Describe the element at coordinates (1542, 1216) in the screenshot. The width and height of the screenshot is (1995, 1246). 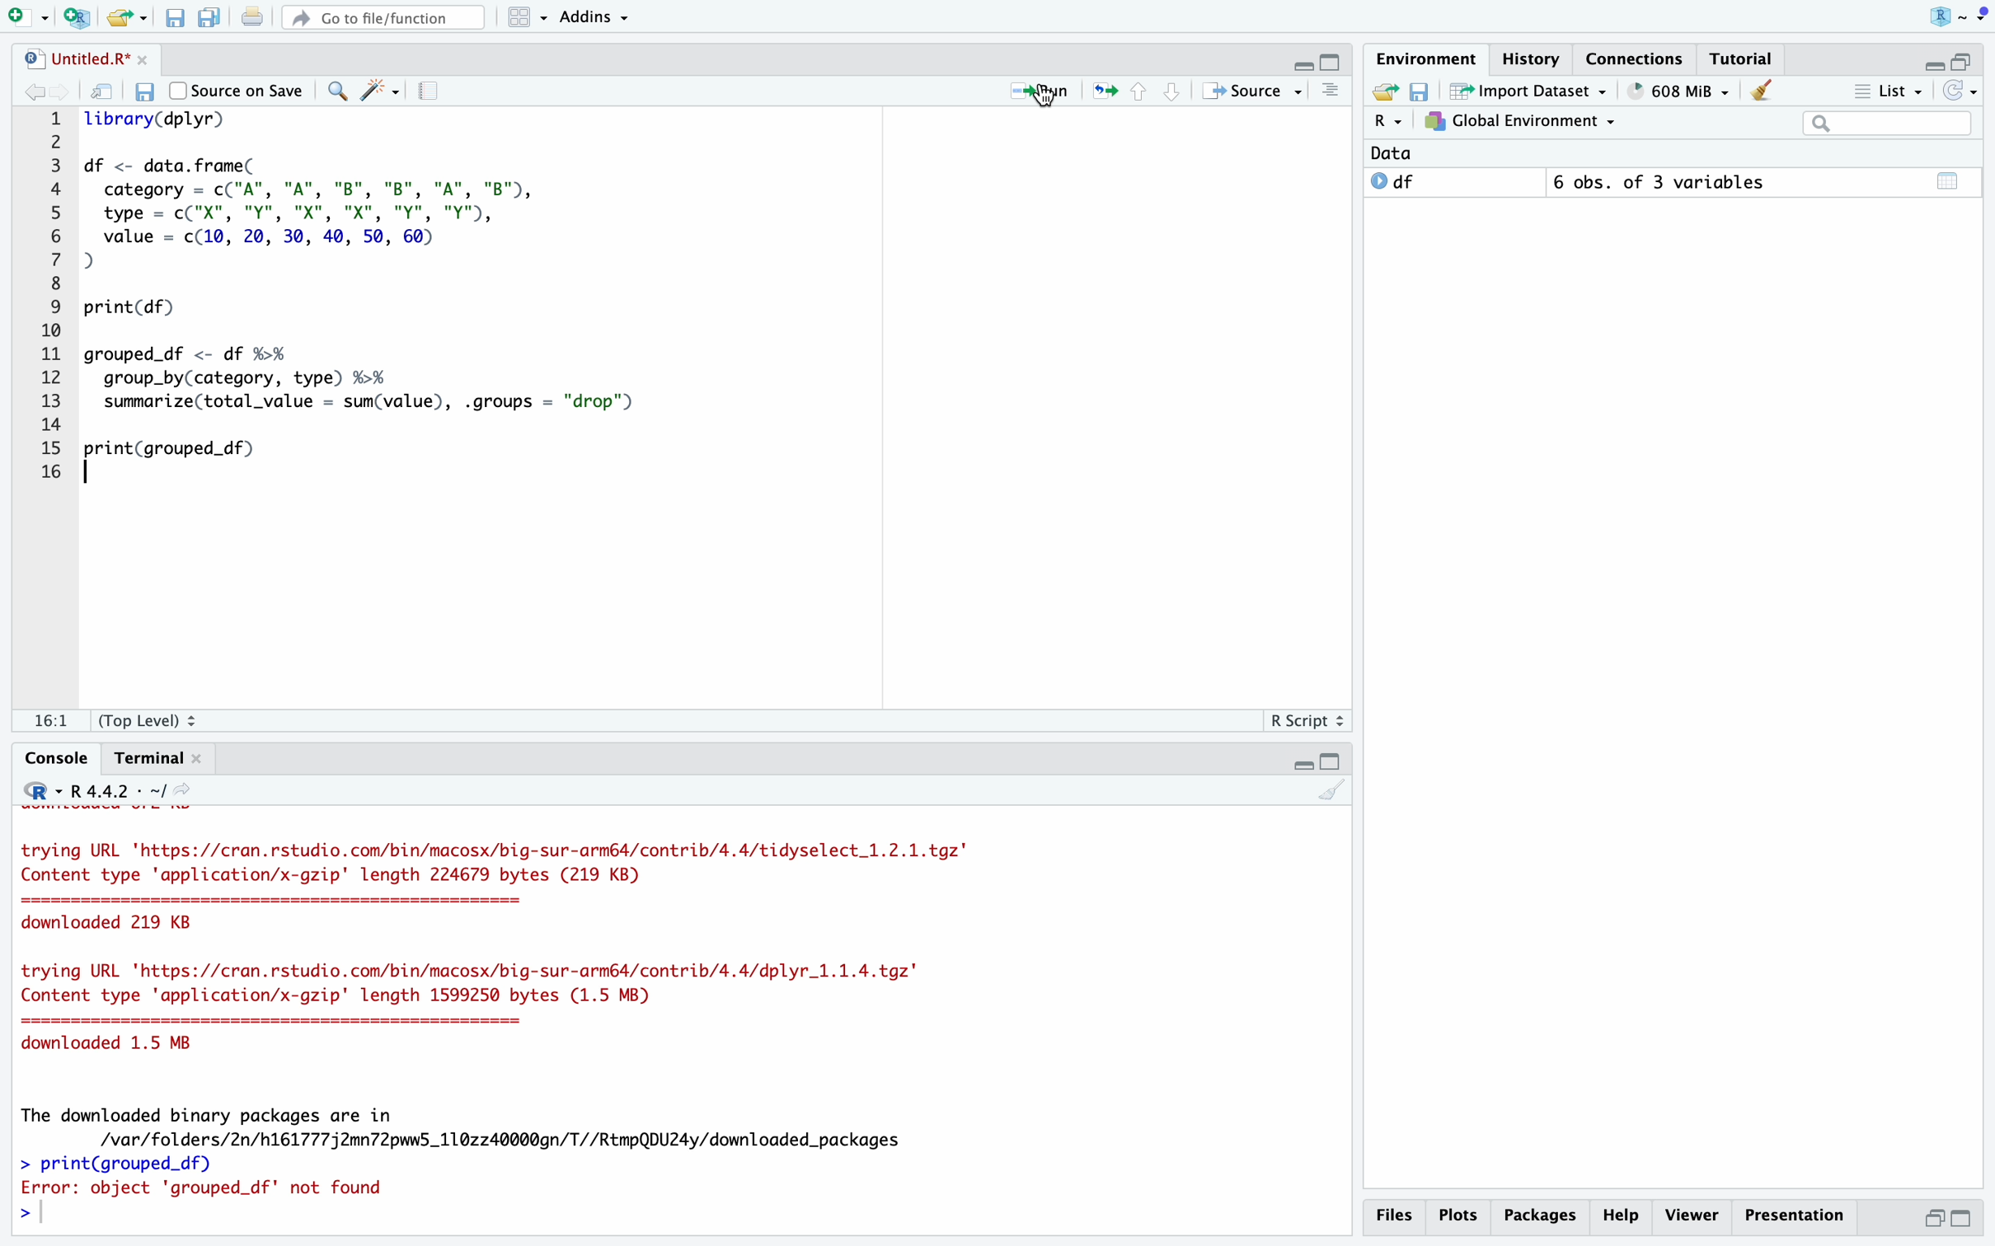
I see `Packages` at that location.